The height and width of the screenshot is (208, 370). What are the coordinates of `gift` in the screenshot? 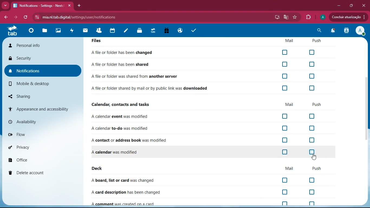 It's located at (168, 31).